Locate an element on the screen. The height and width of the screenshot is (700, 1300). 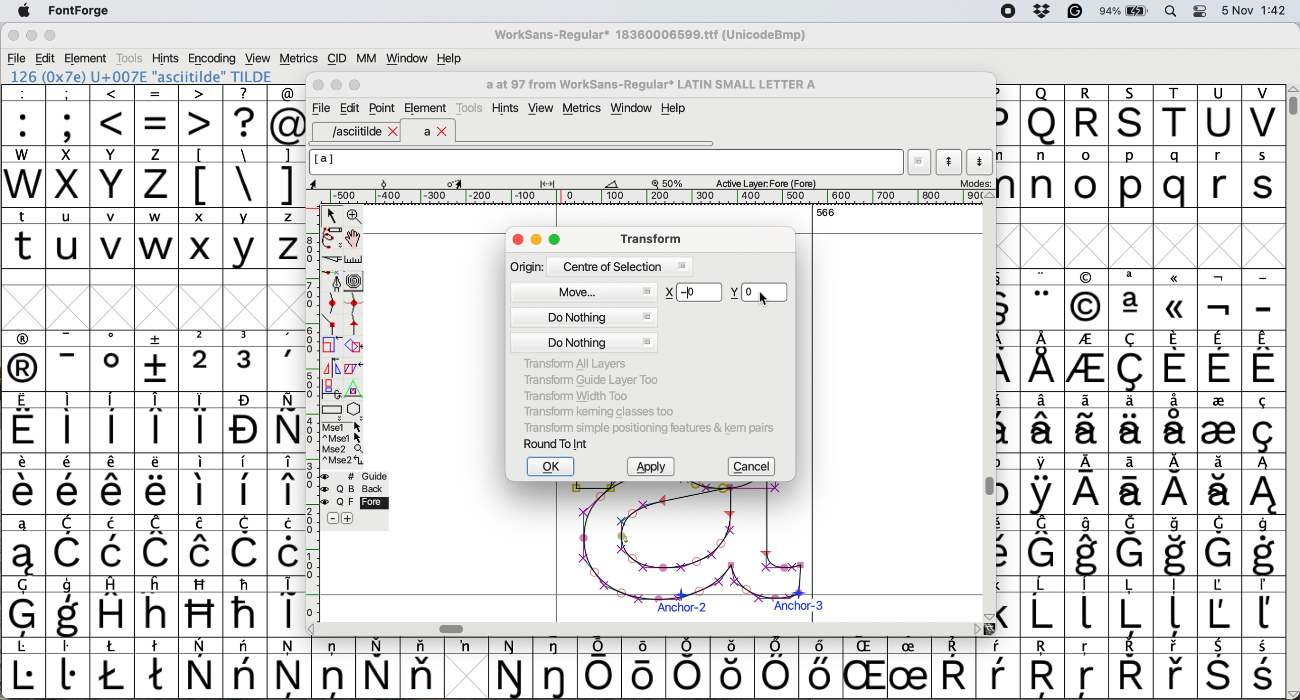
spotlight search is located at coordinates (1177, 11).